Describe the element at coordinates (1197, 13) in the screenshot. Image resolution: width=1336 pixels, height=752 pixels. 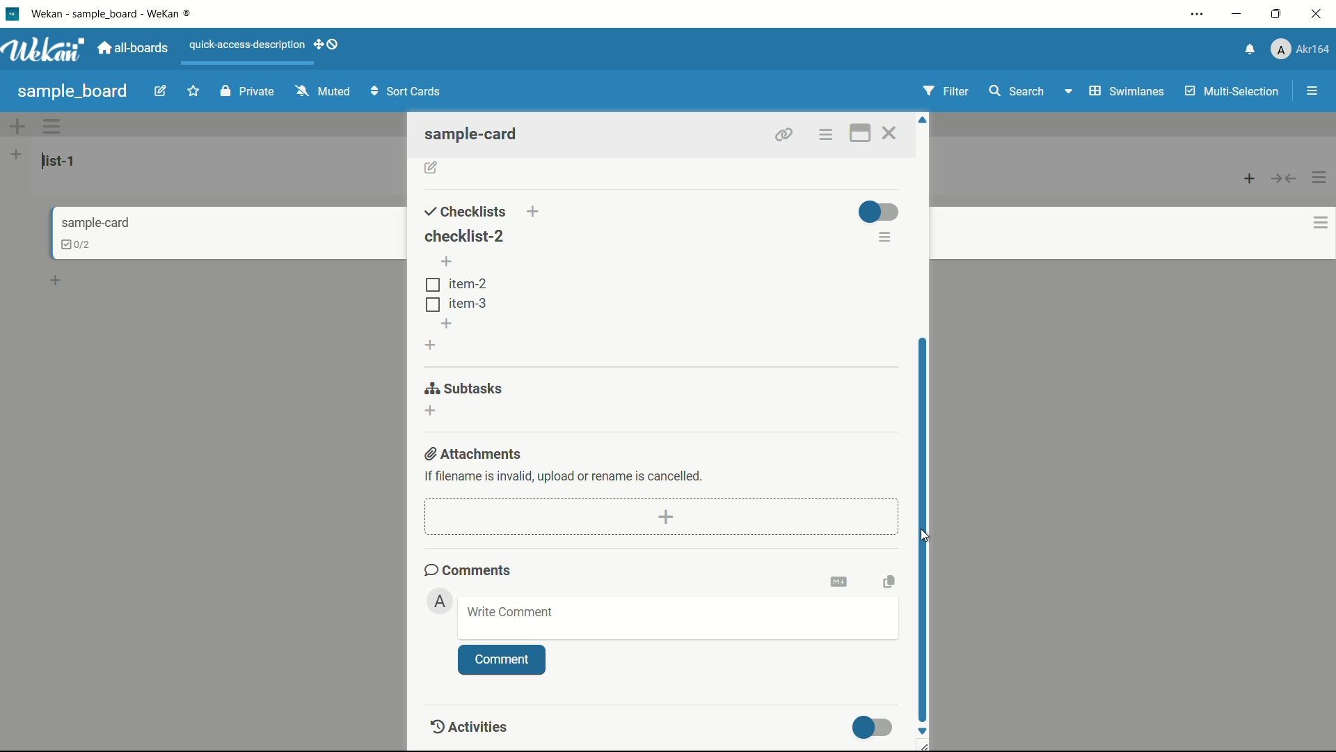
I see `settings and more` at that location.